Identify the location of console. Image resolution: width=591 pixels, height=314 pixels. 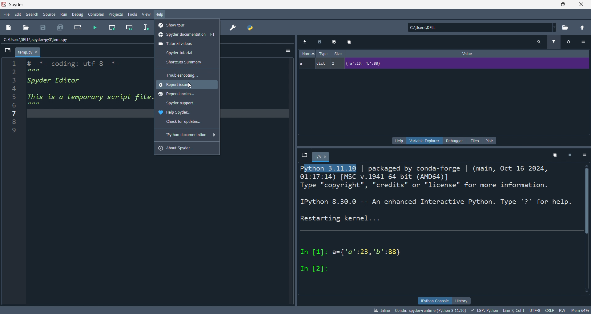
(96, 15).